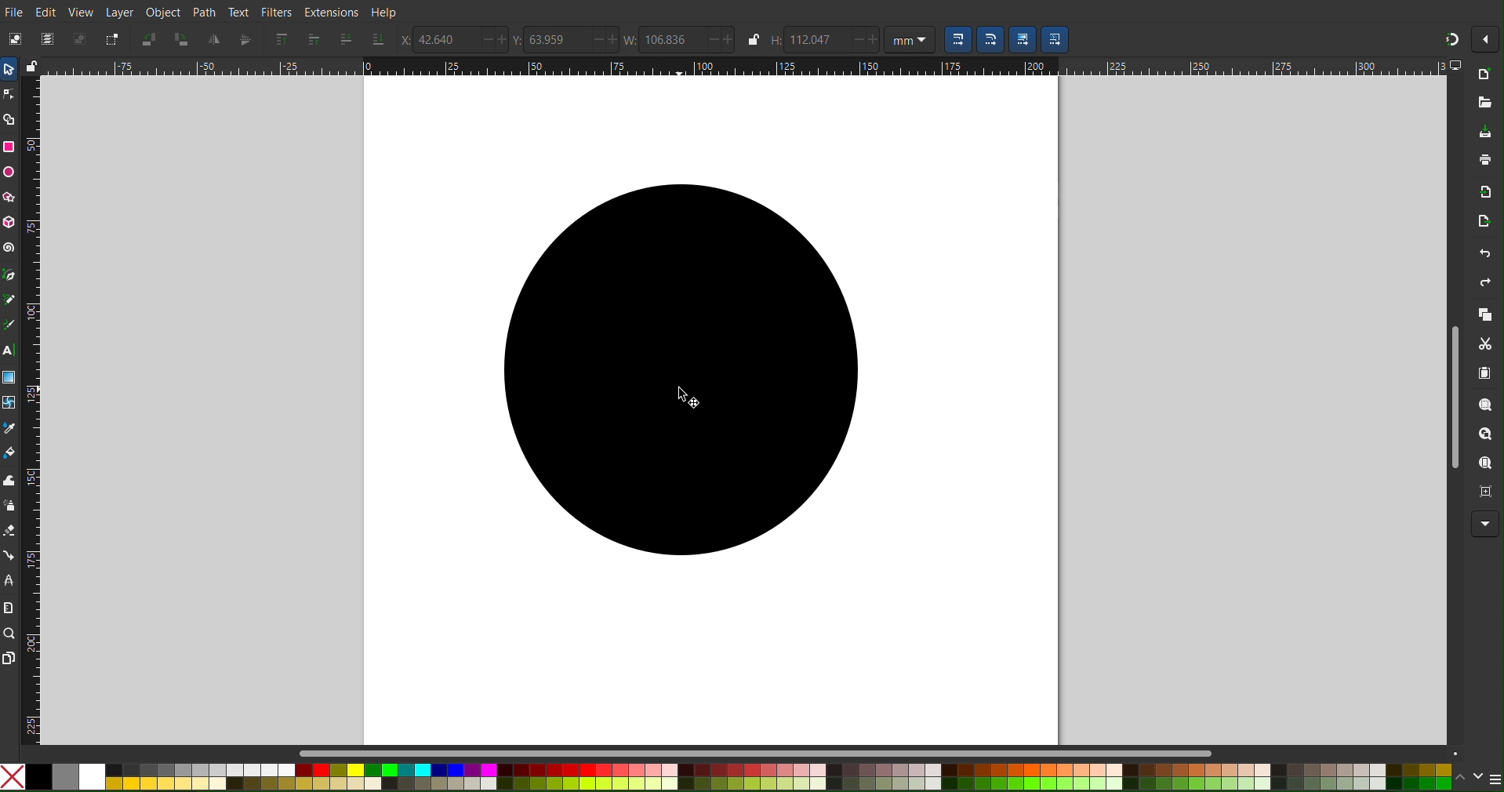  Describe the element at coordinates (10, 350) in the screenshot. I see `Text Tool` at that location.